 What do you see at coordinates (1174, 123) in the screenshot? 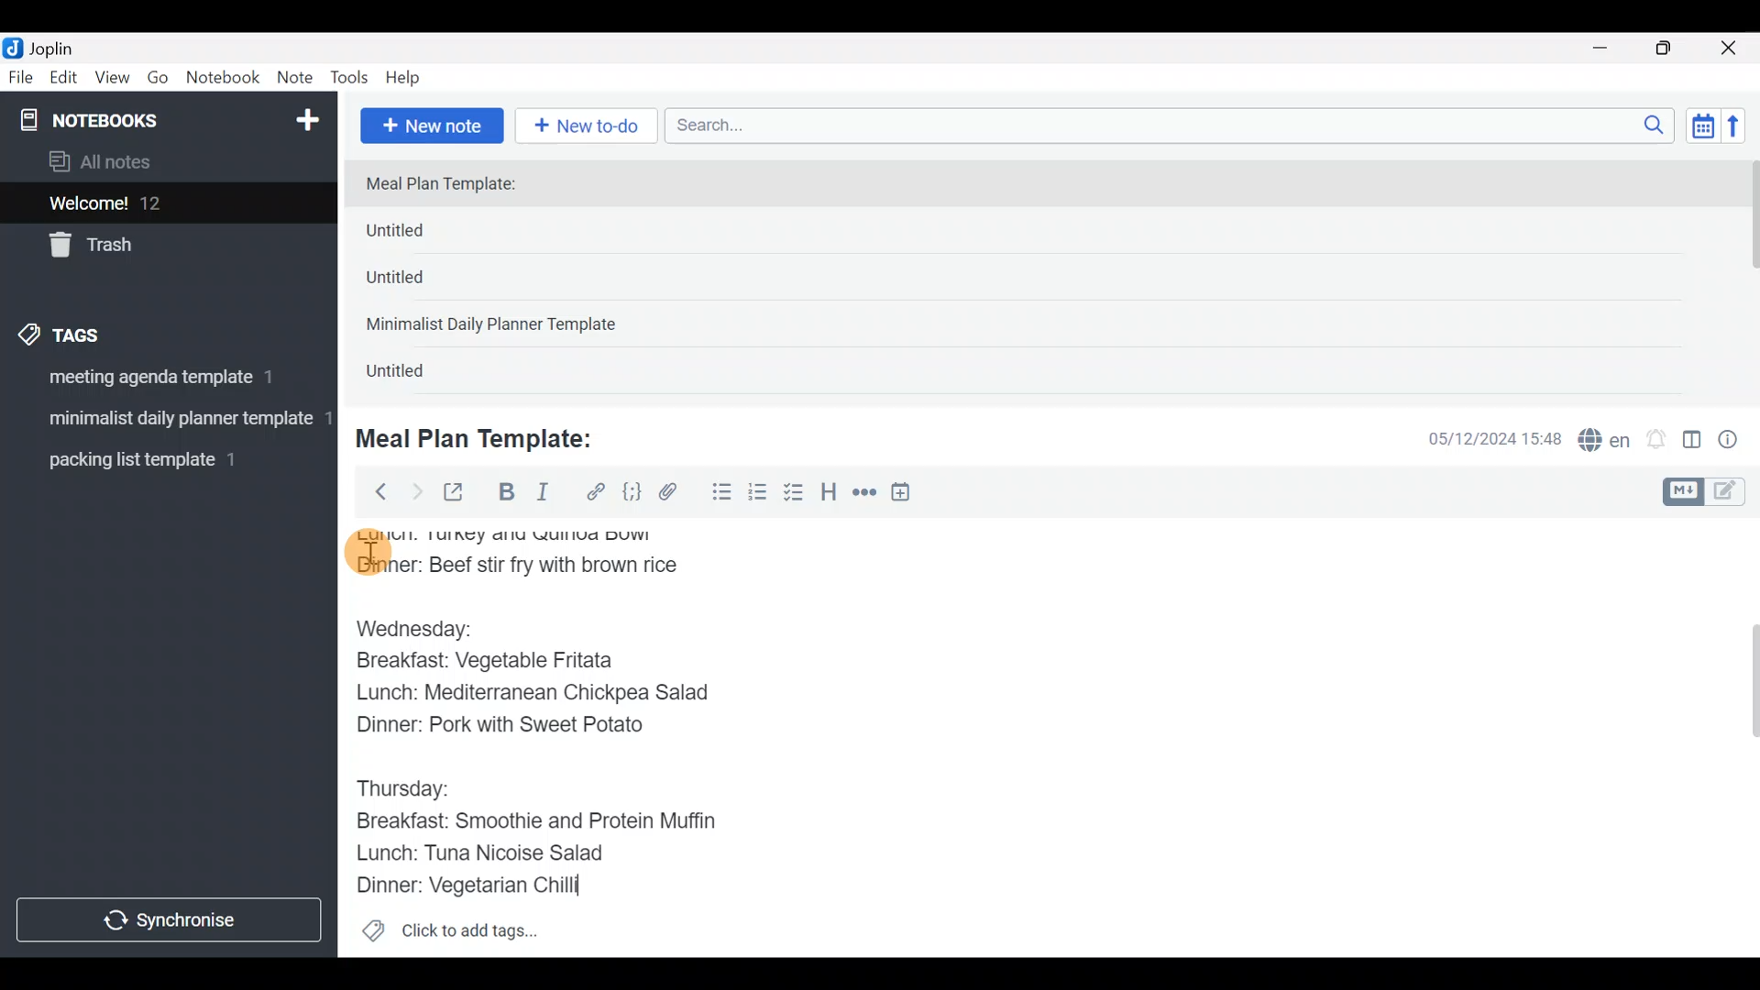
I see `Search bar` at bounding box center [1174, 123].